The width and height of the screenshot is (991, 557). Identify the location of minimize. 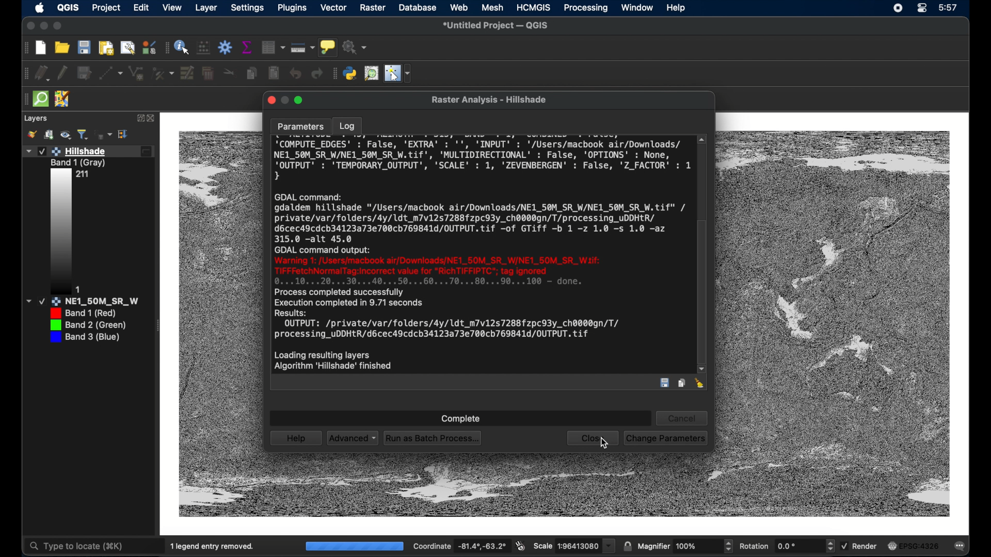
(285, 101).